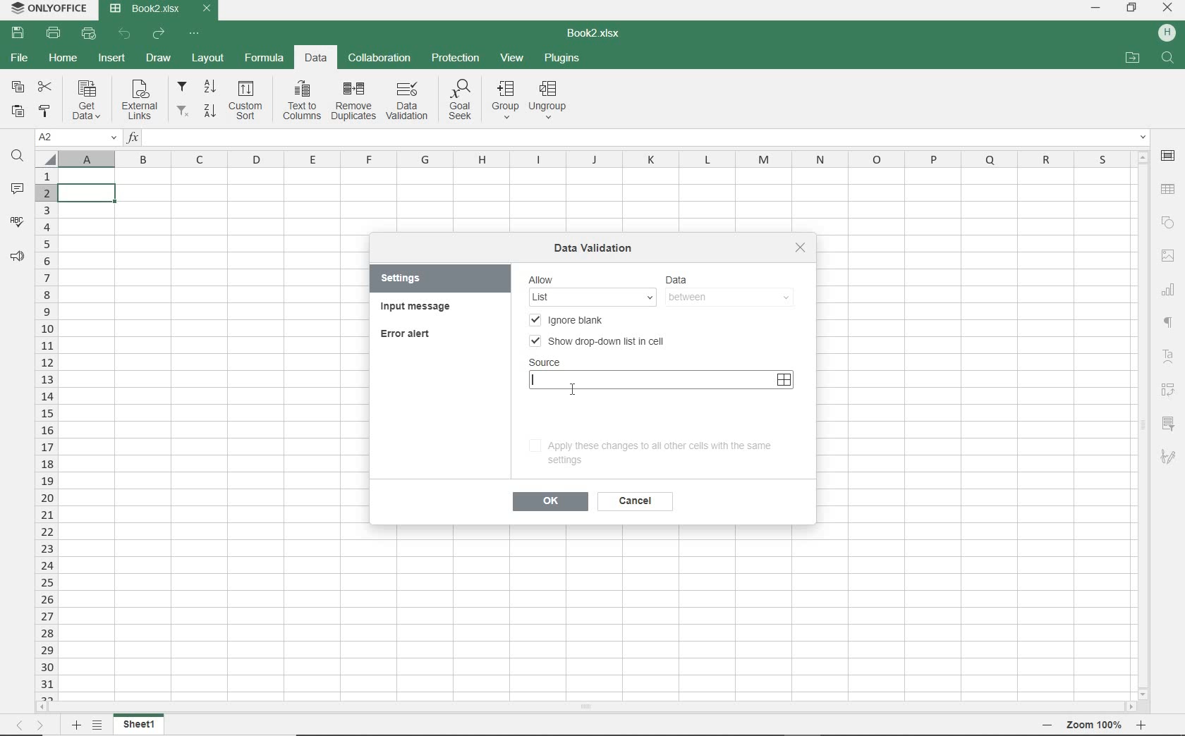 This screenshot has width=1185, height=736. I want to click on ok, so click(550, 501).